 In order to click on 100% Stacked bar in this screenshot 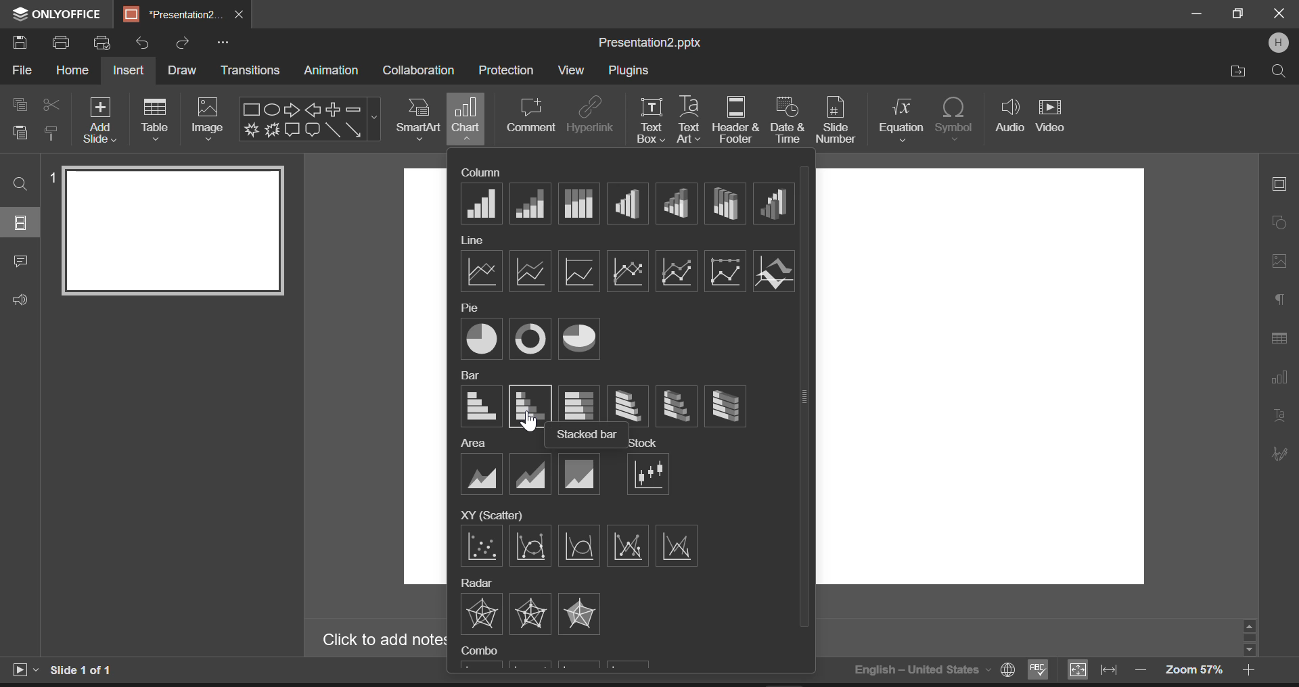, I will do `click(579, 402)`.